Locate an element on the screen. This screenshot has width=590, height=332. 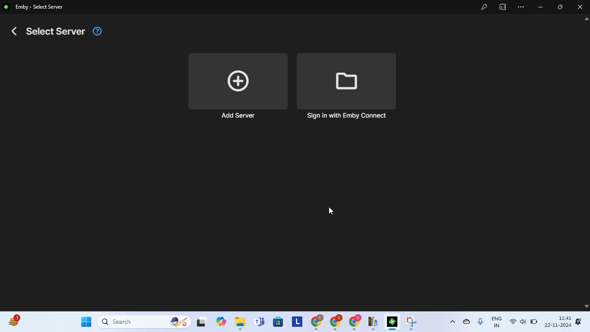
cursor is located at coordinates (330, 211).